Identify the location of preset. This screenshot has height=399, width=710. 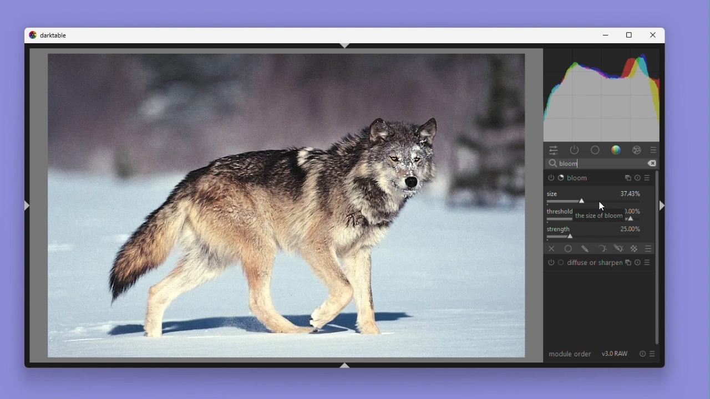
(647, 177).